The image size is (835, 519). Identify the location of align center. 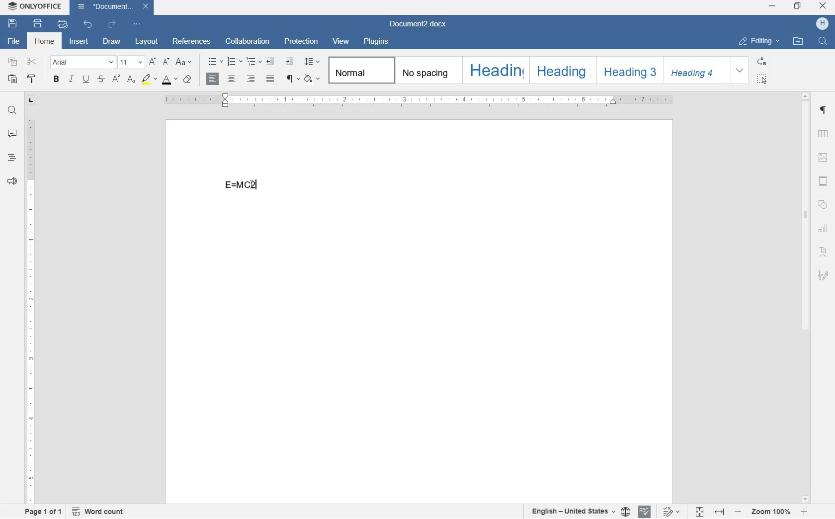
(231, 79).